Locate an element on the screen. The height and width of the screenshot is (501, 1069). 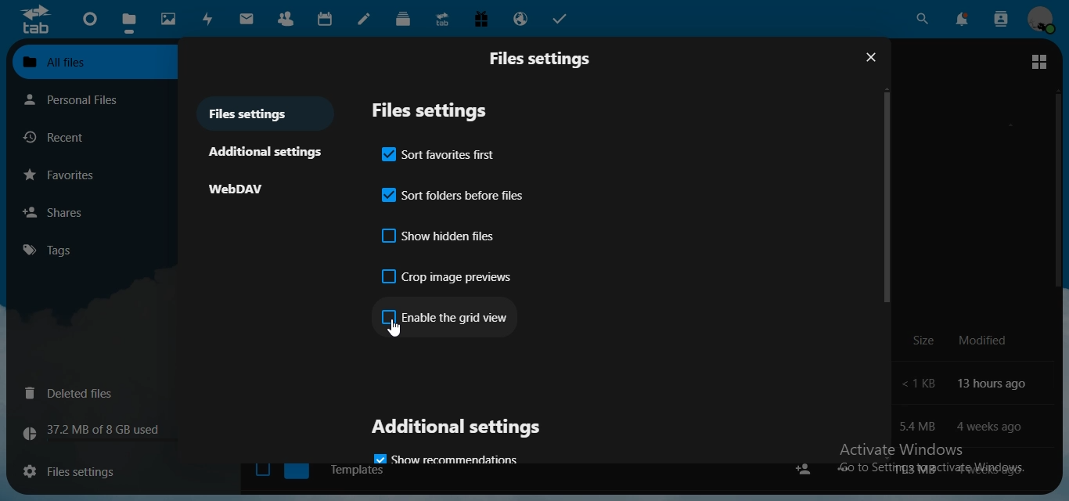
mail is located at coordinates (247, 19).